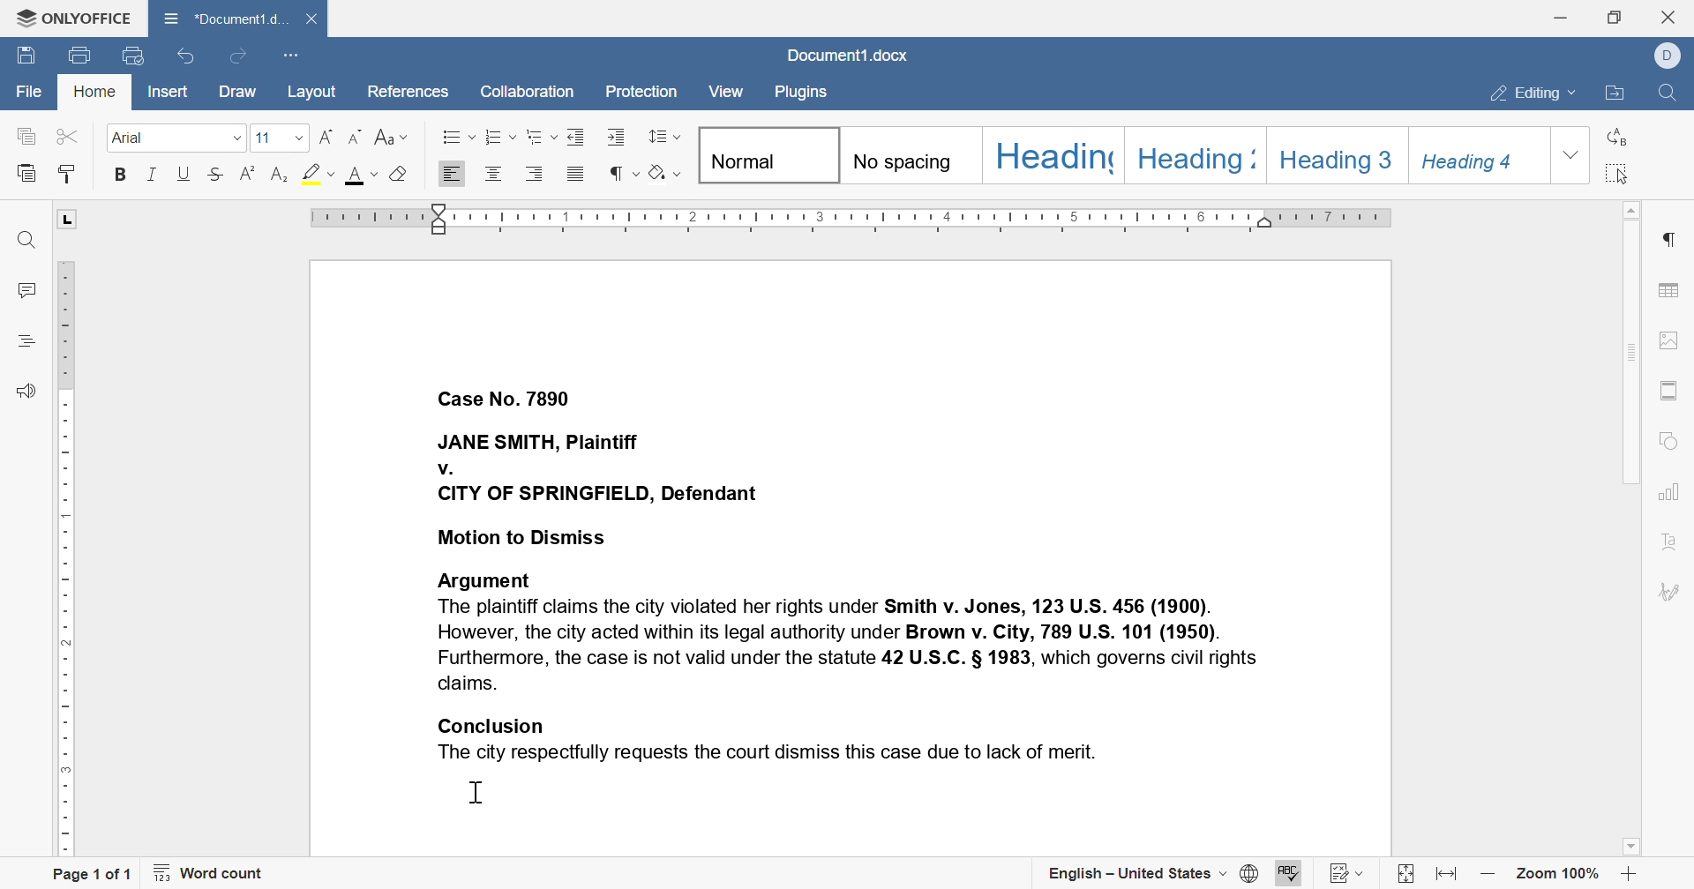  I want to click on draw, so click(241, 92).